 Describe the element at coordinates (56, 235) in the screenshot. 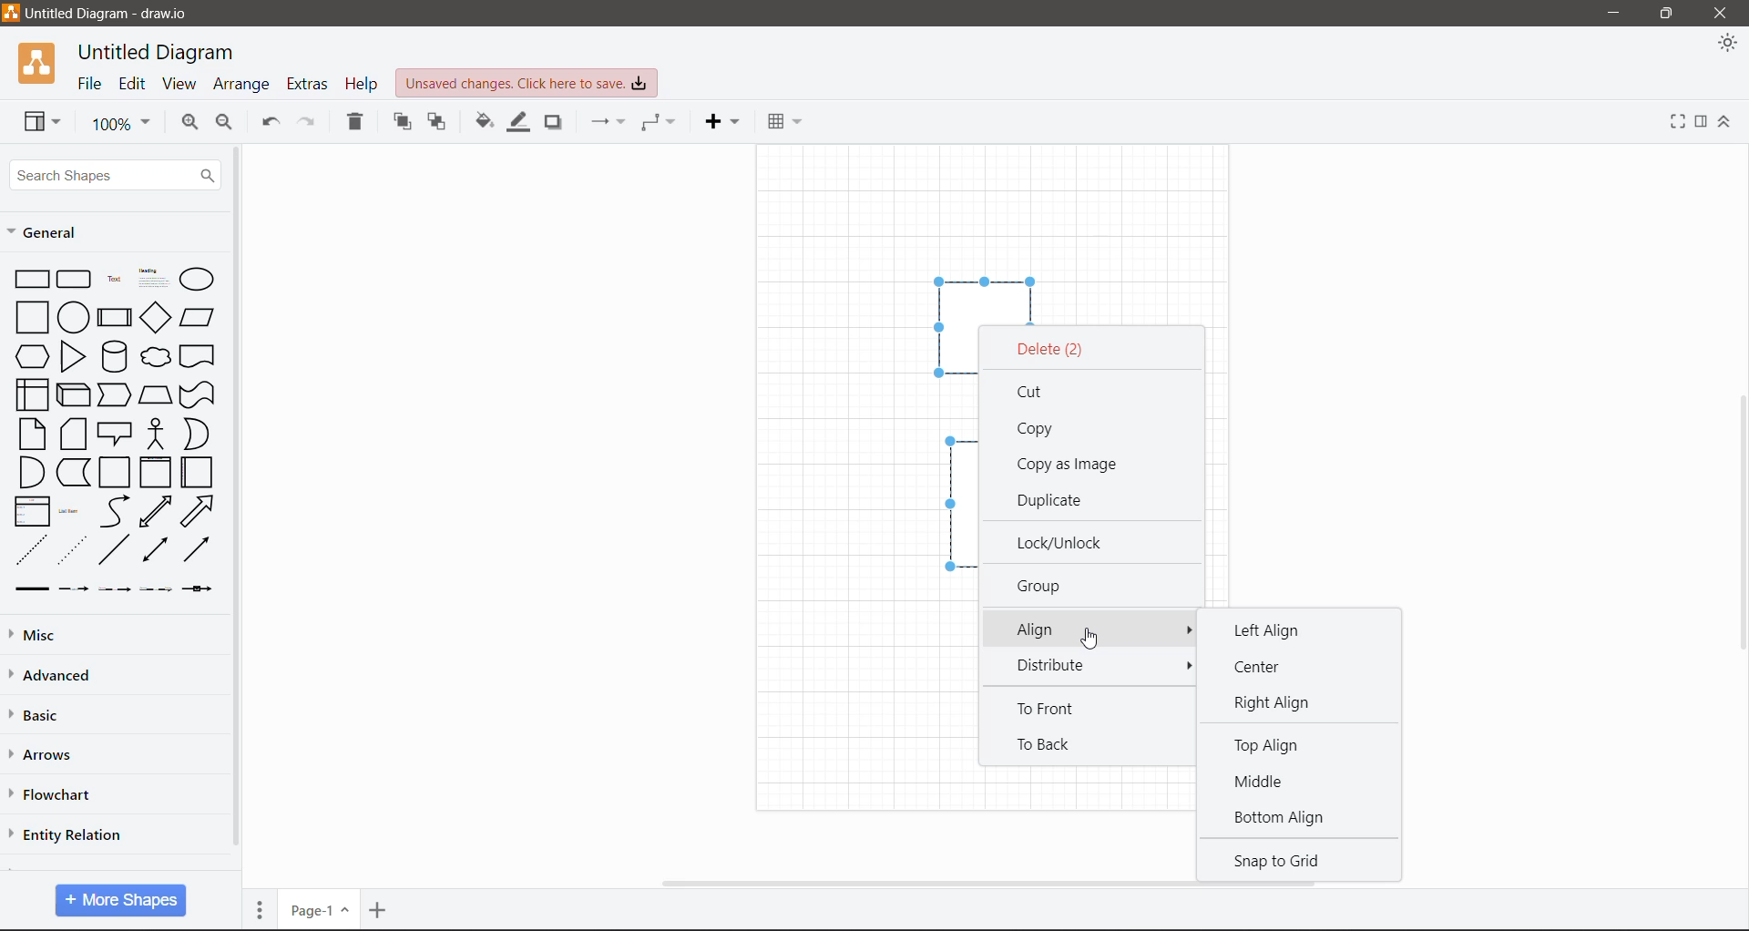

I see `General` at that location.